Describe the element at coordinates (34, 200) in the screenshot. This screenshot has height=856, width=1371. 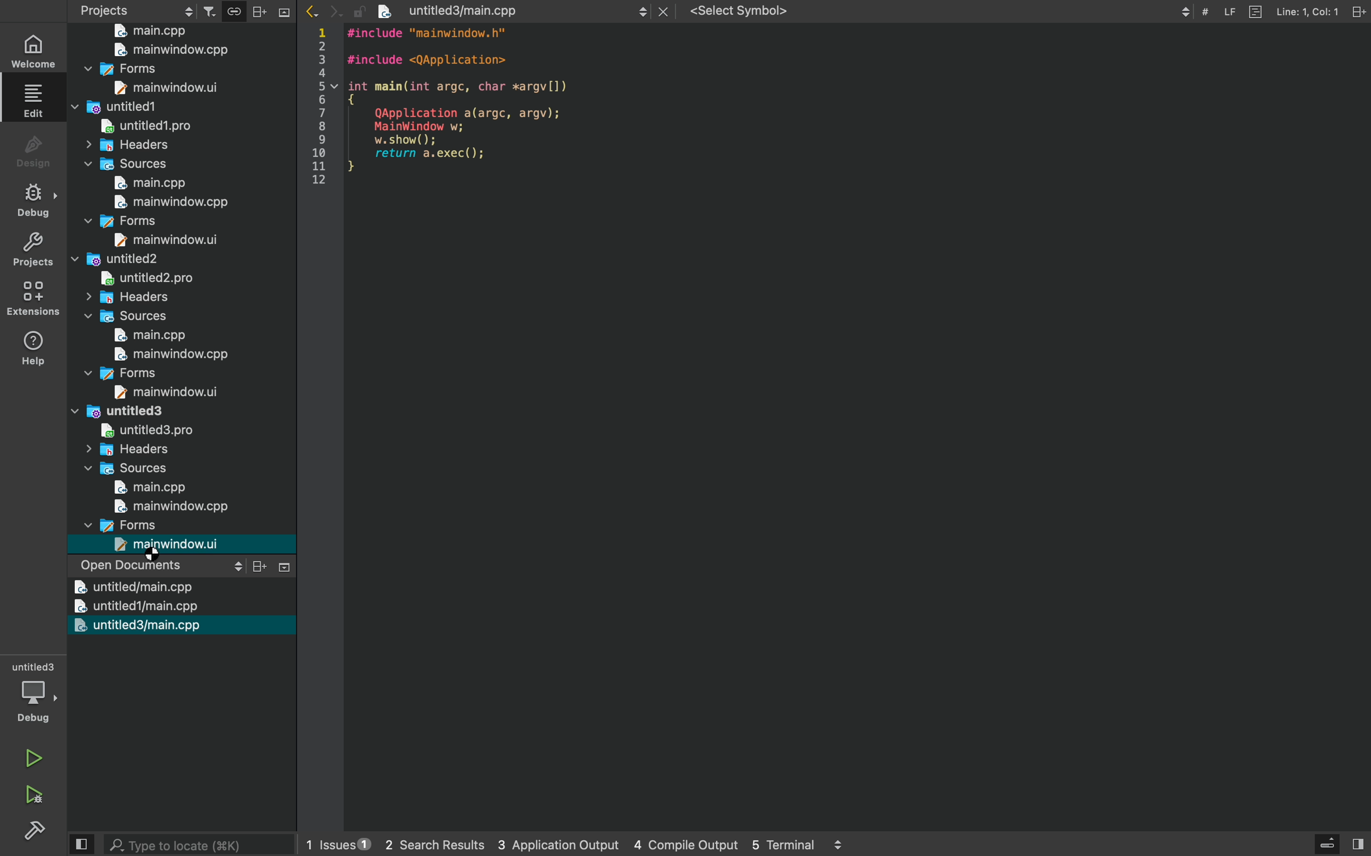
I see `` at that location.